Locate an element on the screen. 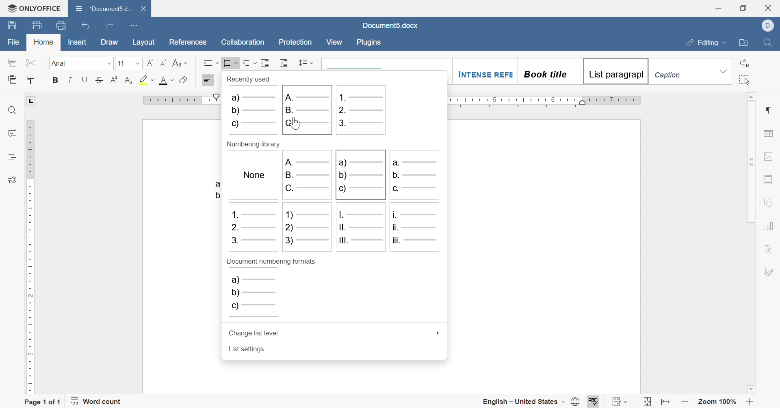 This screenshot has height=408, width=780. drop down is located at coordinates (109, 63).